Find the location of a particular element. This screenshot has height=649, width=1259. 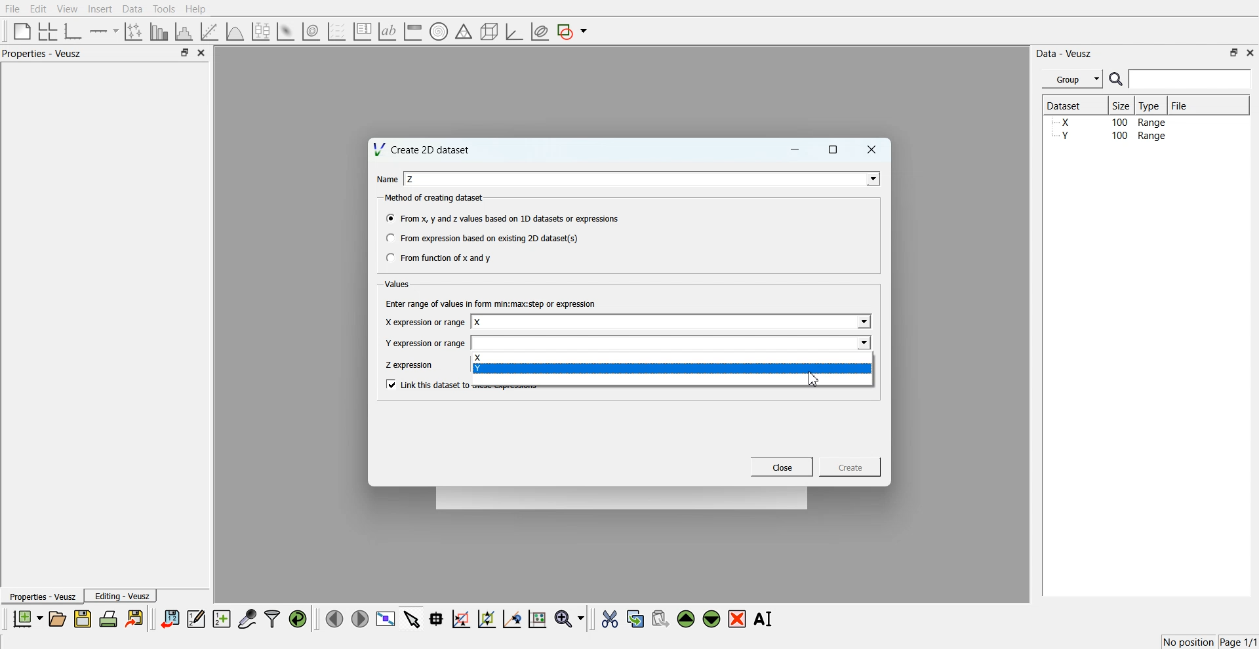

Minimize is located at coordinates (795, 149).